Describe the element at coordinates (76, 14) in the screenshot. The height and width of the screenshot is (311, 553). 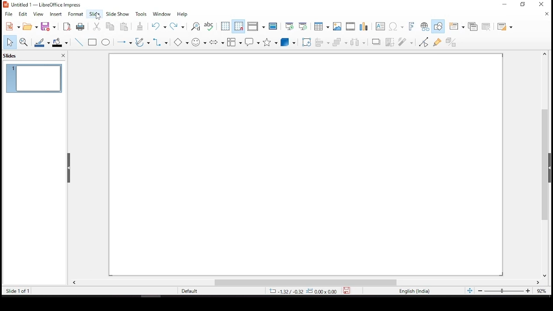
I see `format` at that location.